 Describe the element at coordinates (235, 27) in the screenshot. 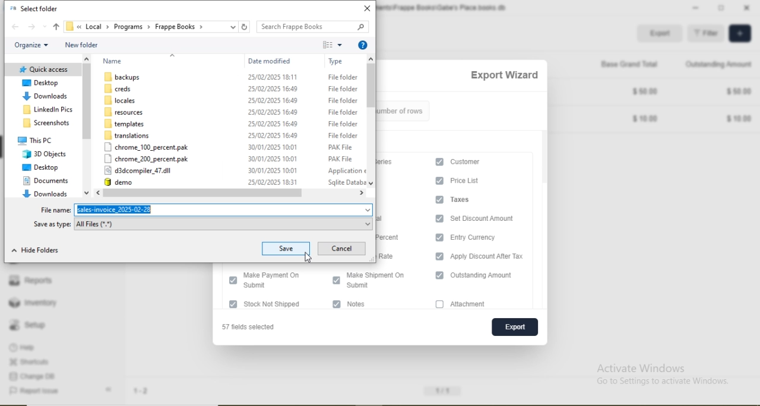

I see `dropdown` at that location.